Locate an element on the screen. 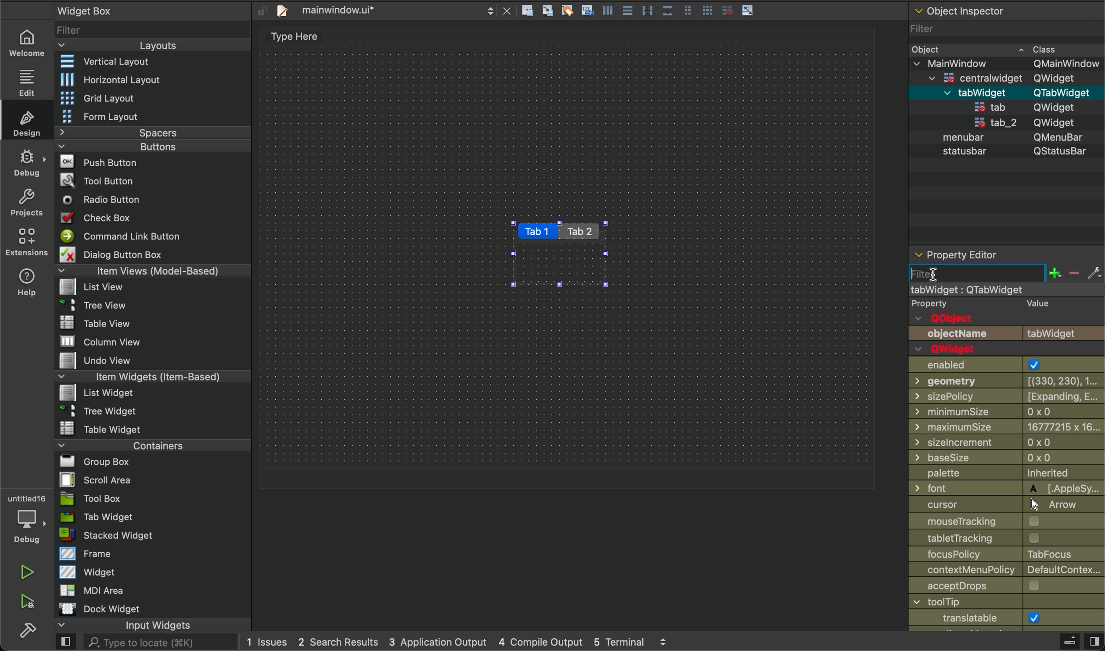 This screenshot has width=1105, height=651. v MainWindow OMainWindow is located at coordinates (1007, 62).